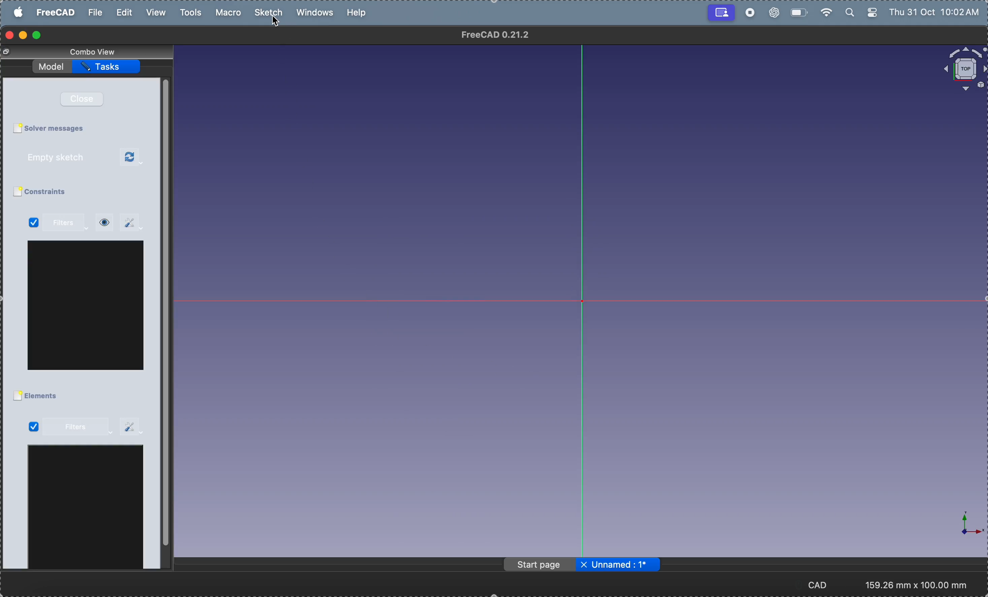 The image size is (988, 597). Describe the element at coordinates (270, 13) in the screenshot. I see `sketch` at that location.